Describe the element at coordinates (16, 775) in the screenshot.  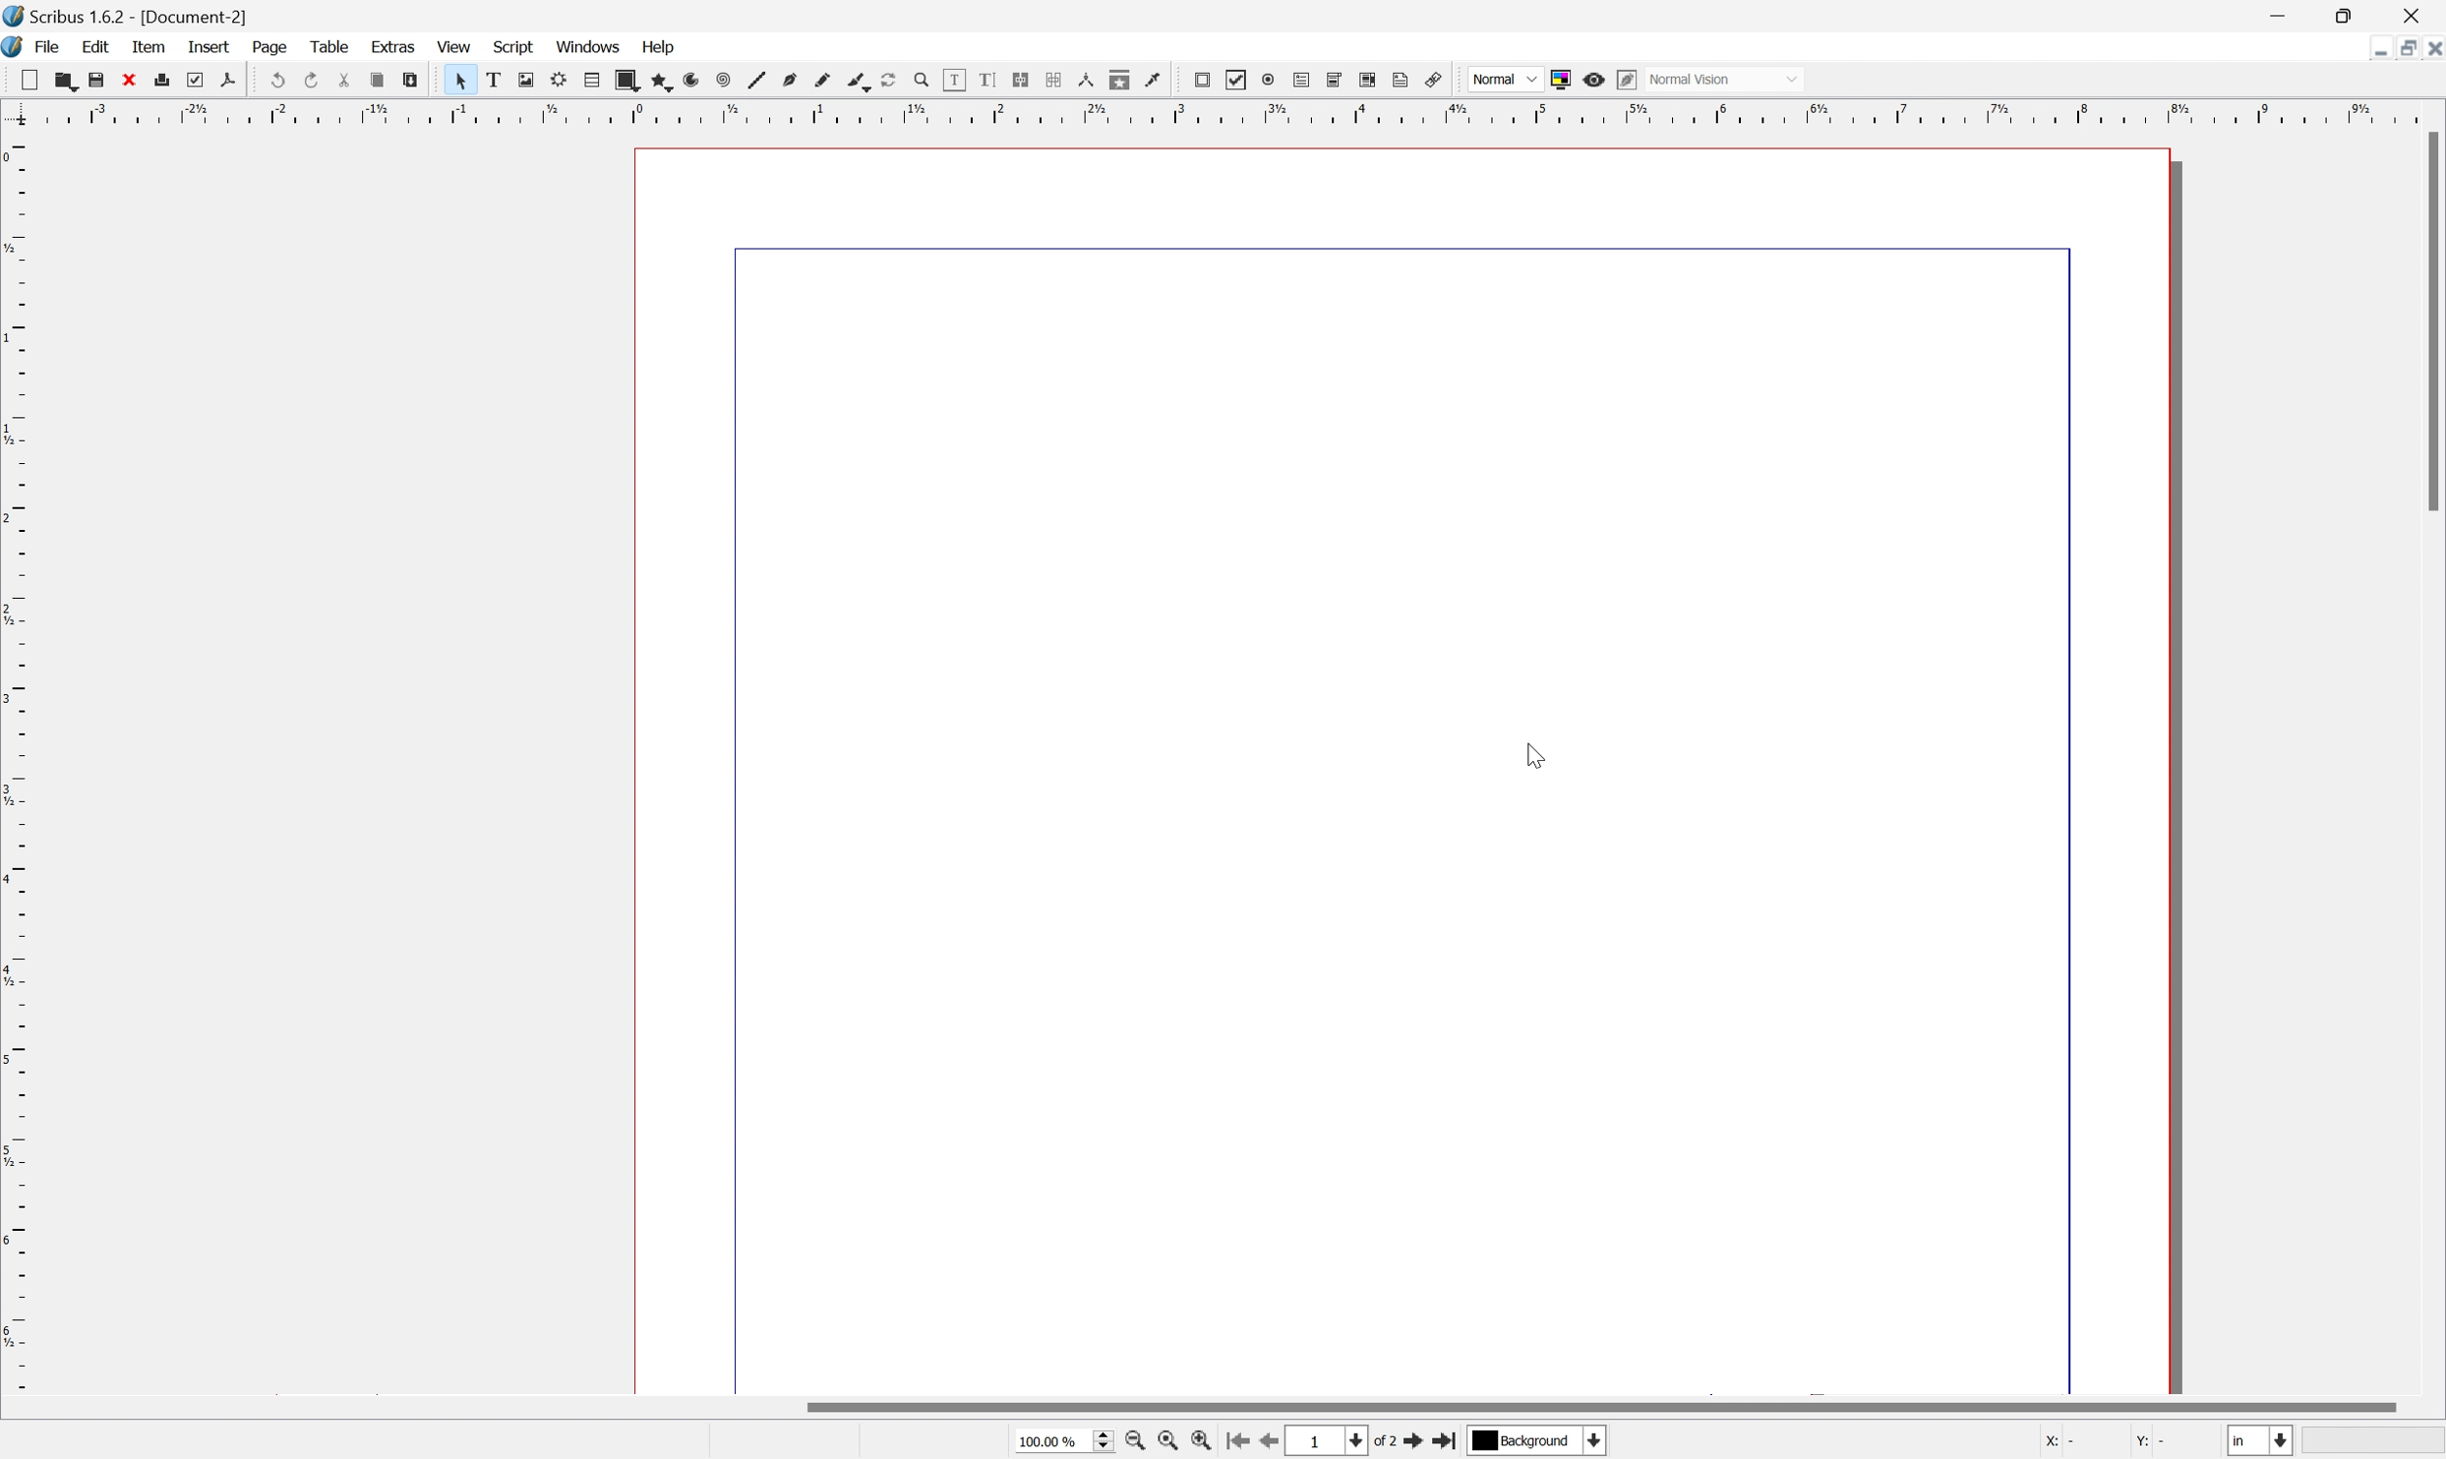
I see `Ruler` at that location.